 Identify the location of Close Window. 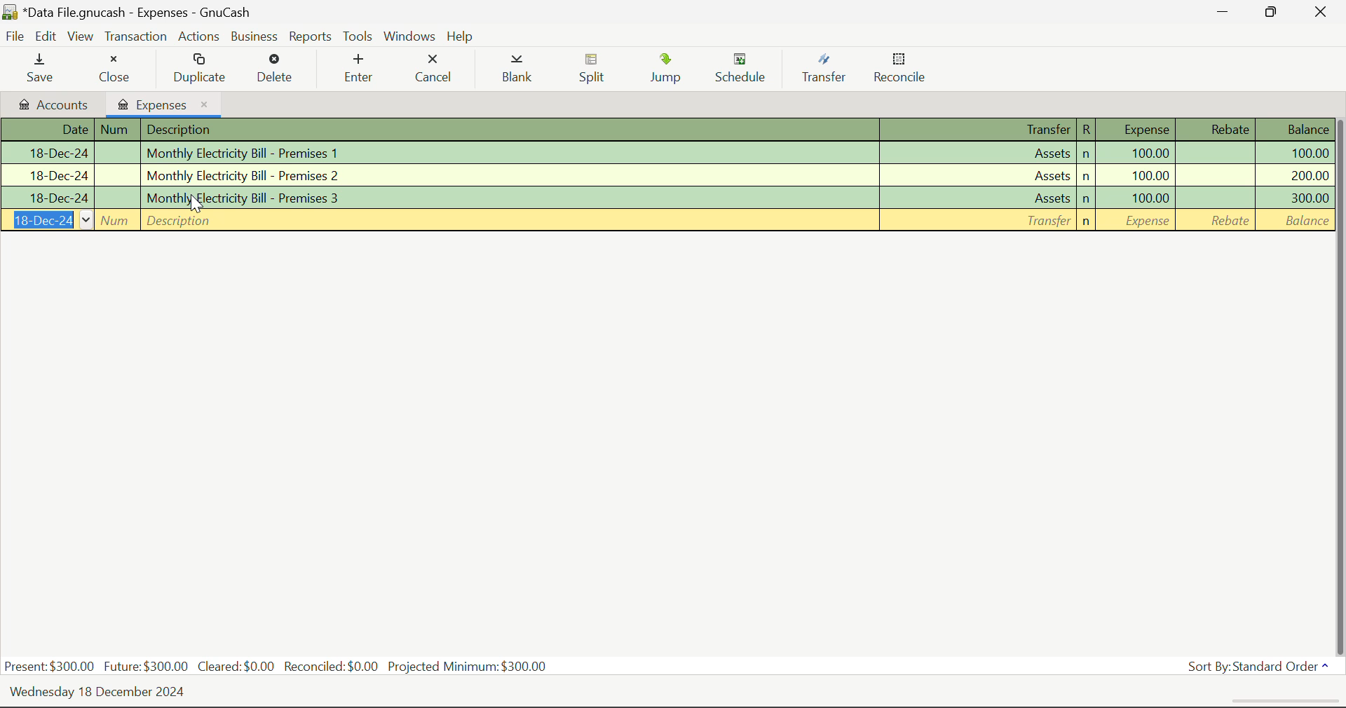
(1321, 13).